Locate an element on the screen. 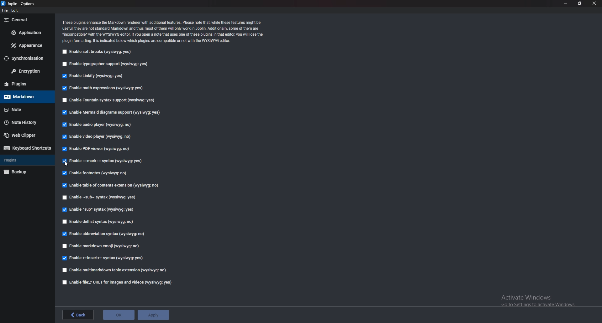 This screenshot has height=323, width=602. Encryption is located at coordinates (27, 71).